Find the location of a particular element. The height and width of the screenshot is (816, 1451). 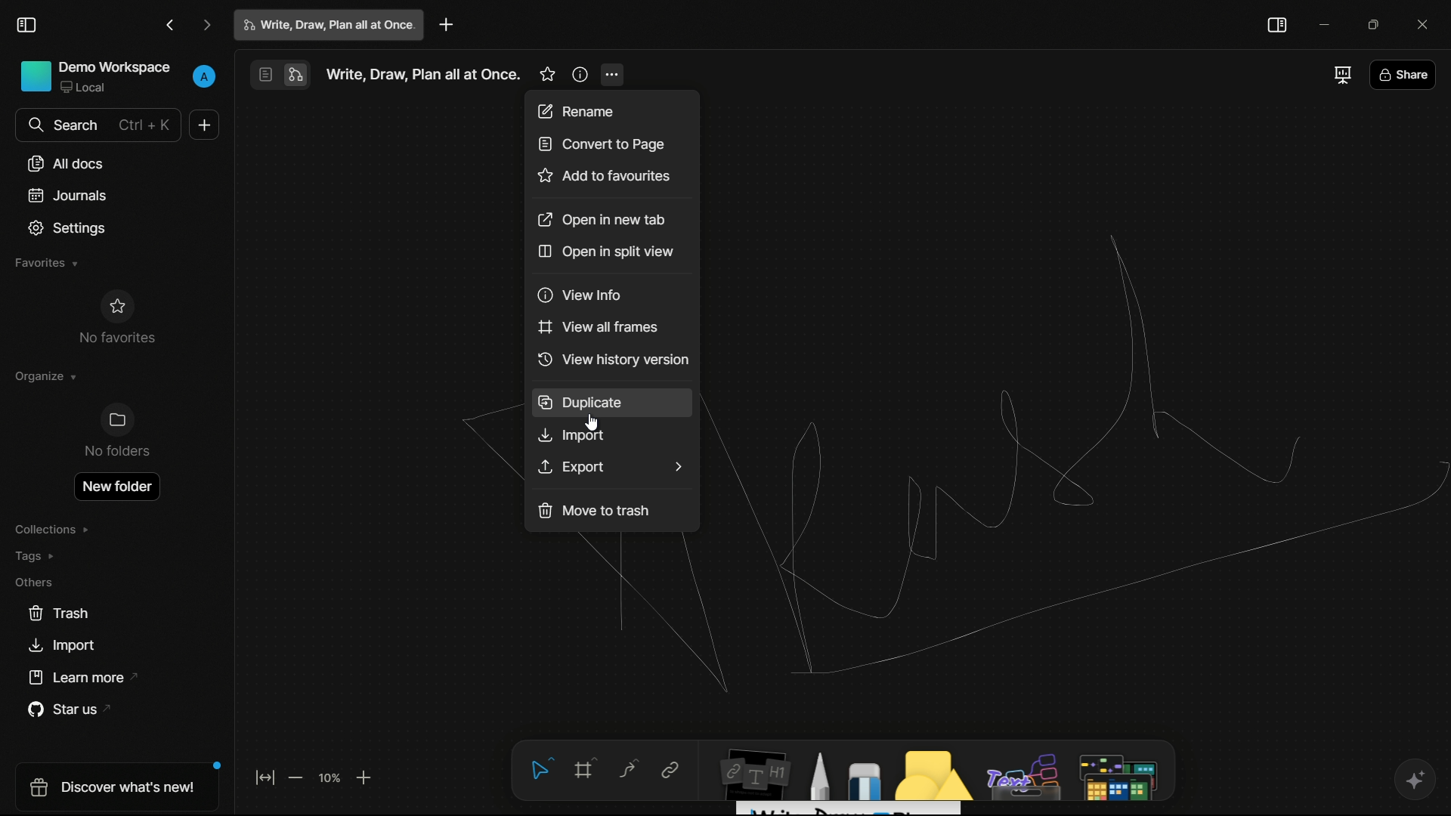

ai support is located at coordinates (1414, 781).